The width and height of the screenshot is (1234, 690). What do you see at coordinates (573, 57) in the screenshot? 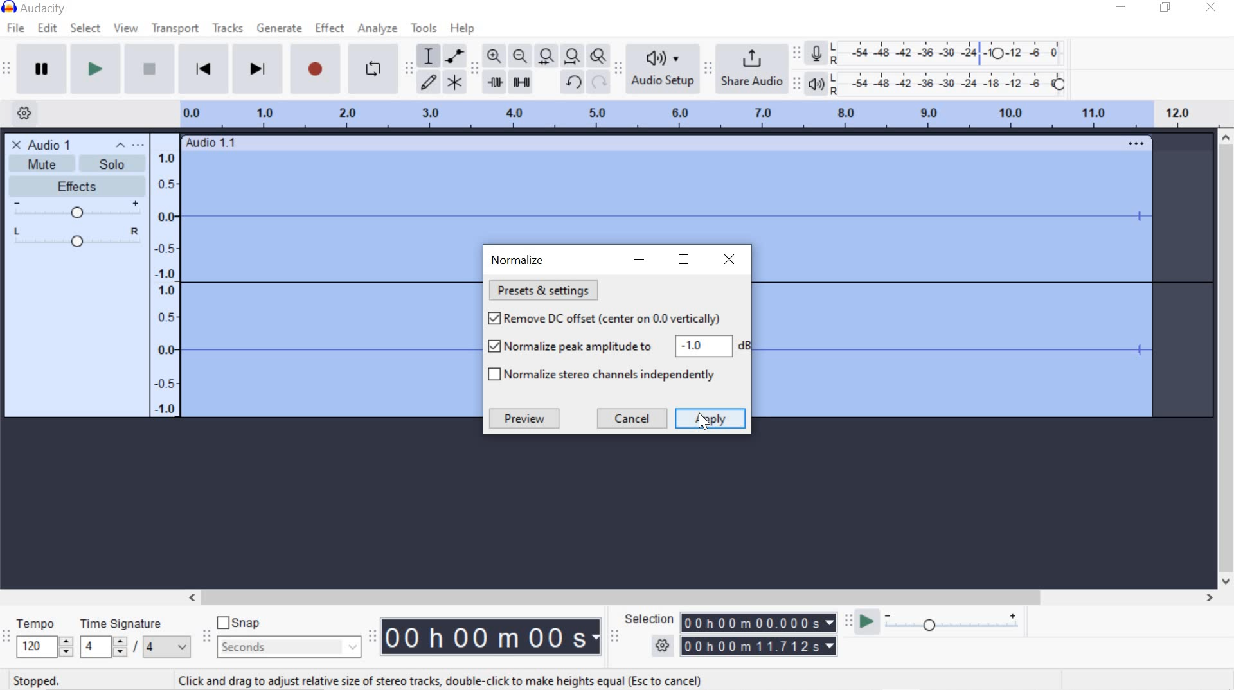
I see `Fit project to width` at bounding box center [573, 57].